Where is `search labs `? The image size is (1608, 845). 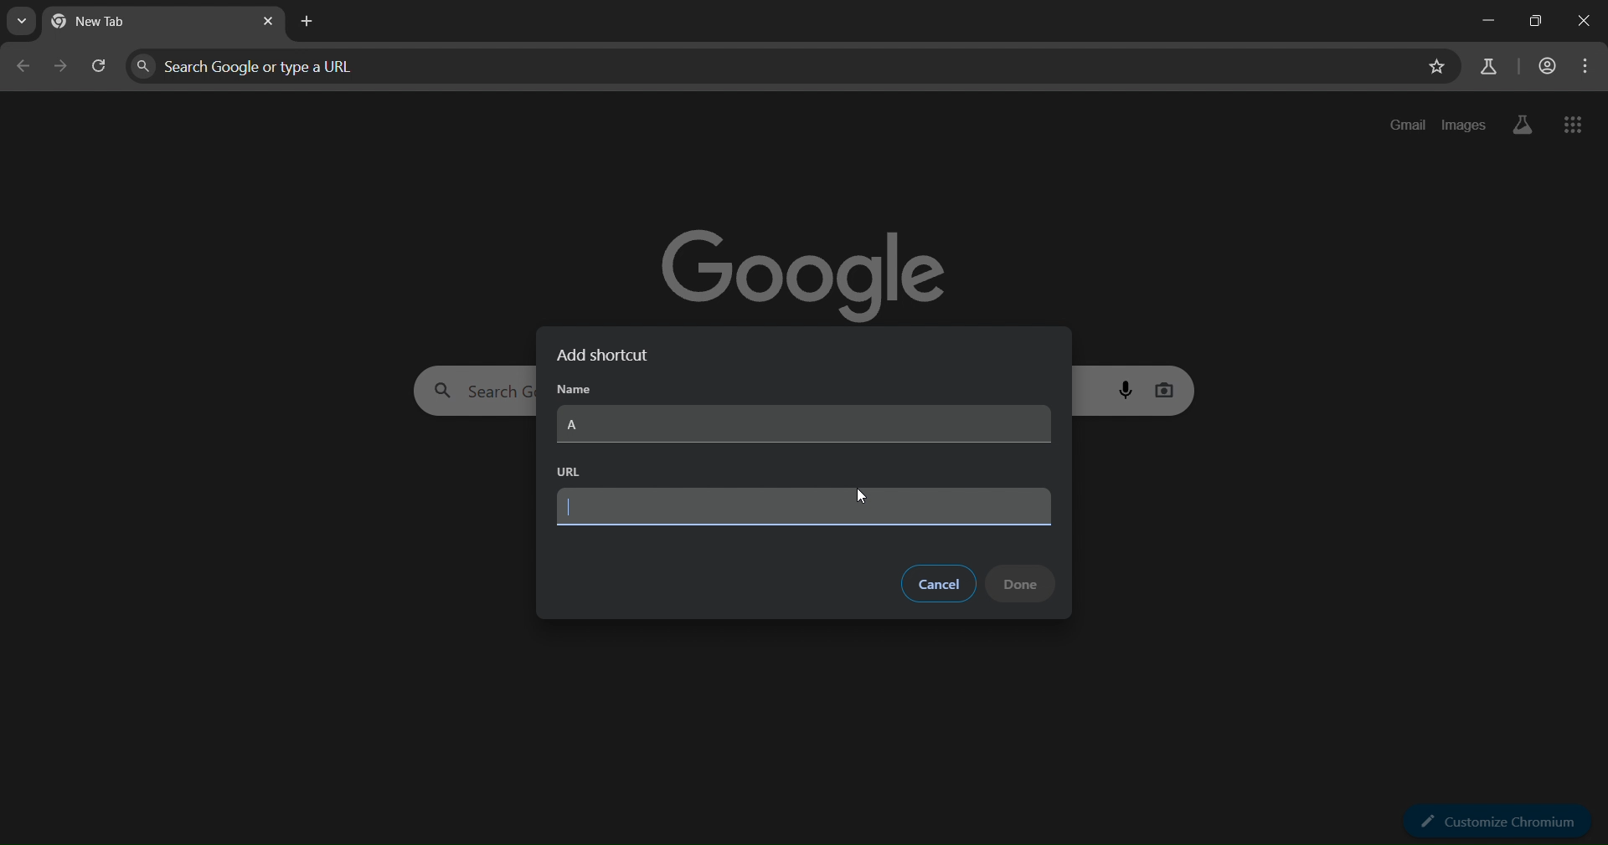 search labs  is located at coordinates (1518, 125).